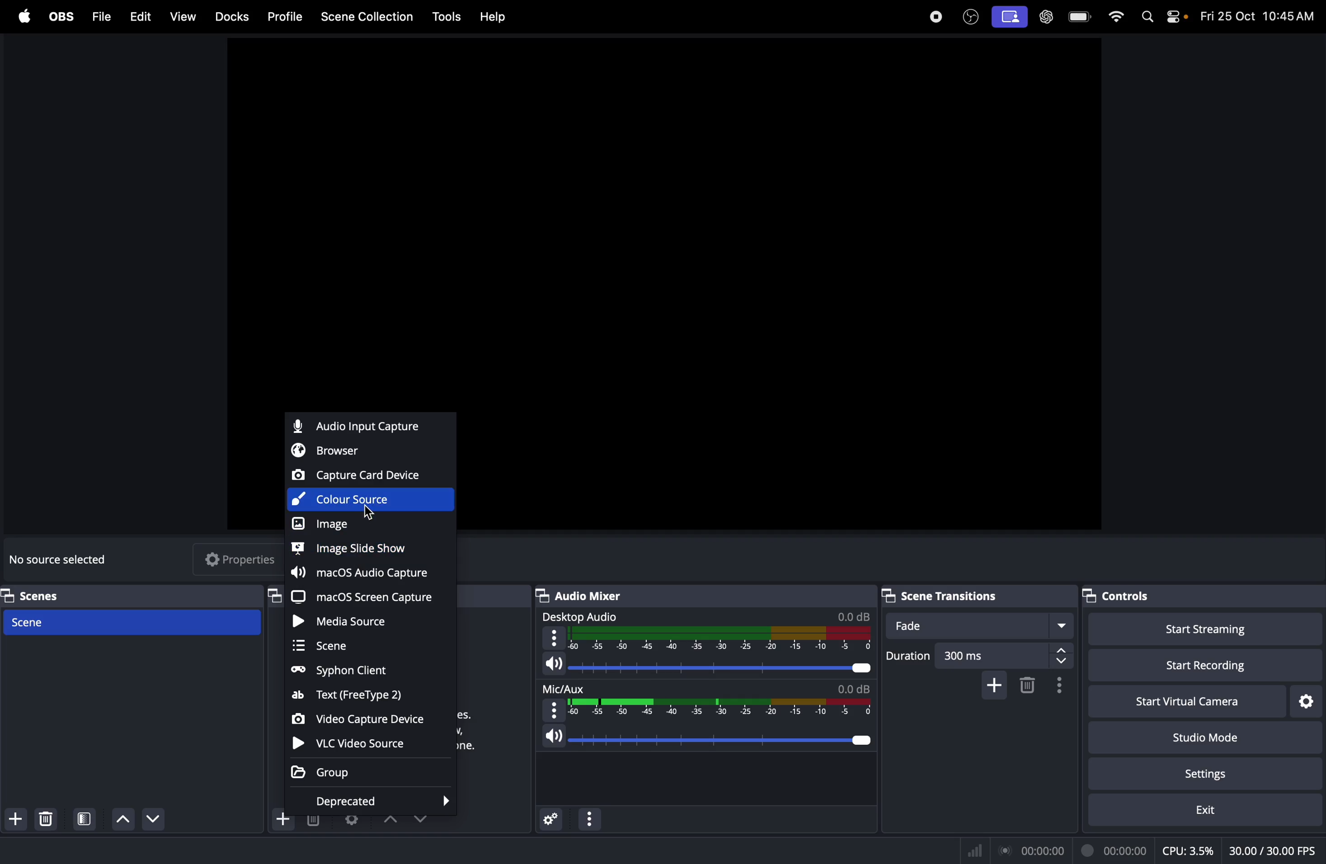 The width and height of the screenshot is (1326, 864). Describe the element at coordinates (100, 16) in the screenshot. I see `Files` at that location.